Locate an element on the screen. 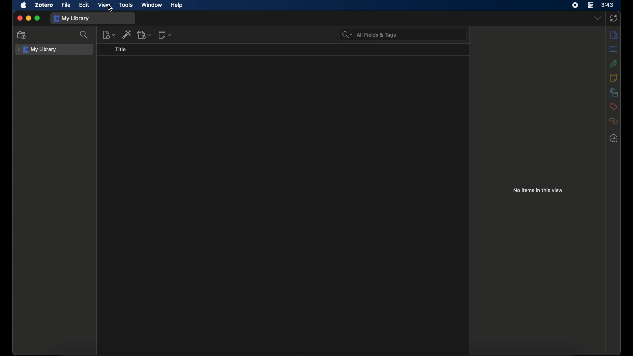  locate is located at coordinates (613, 138).